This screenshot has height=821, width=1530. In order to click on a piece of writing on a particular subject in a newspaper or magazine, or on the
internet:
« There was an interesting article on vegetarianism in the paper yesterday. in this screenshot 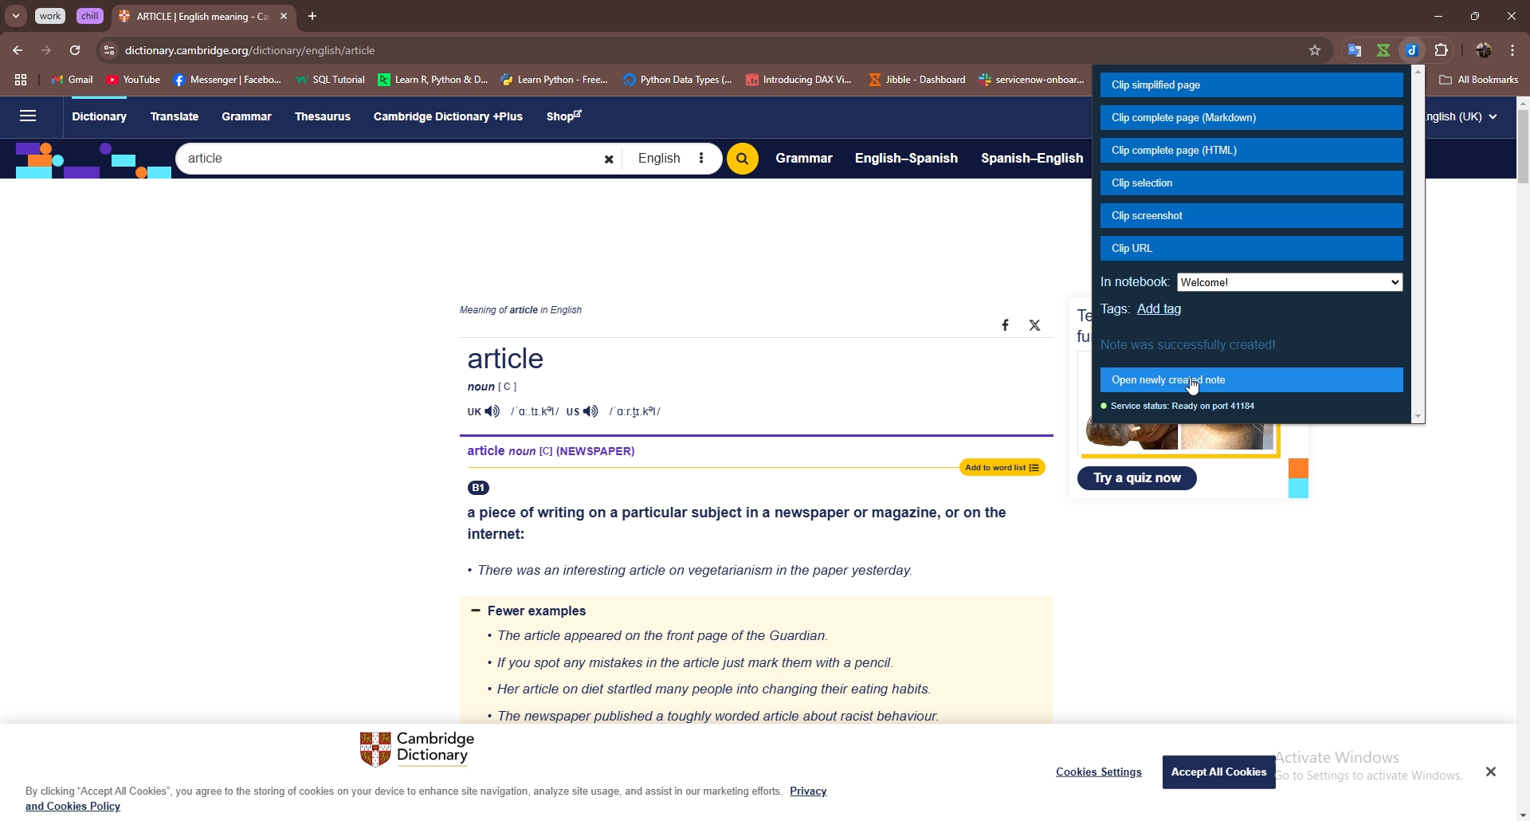, I will do `click(743, 536)`.